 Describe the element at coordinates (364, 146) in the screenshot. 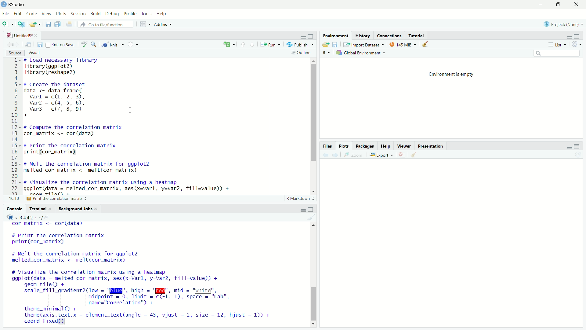

I see `packages` at that location.